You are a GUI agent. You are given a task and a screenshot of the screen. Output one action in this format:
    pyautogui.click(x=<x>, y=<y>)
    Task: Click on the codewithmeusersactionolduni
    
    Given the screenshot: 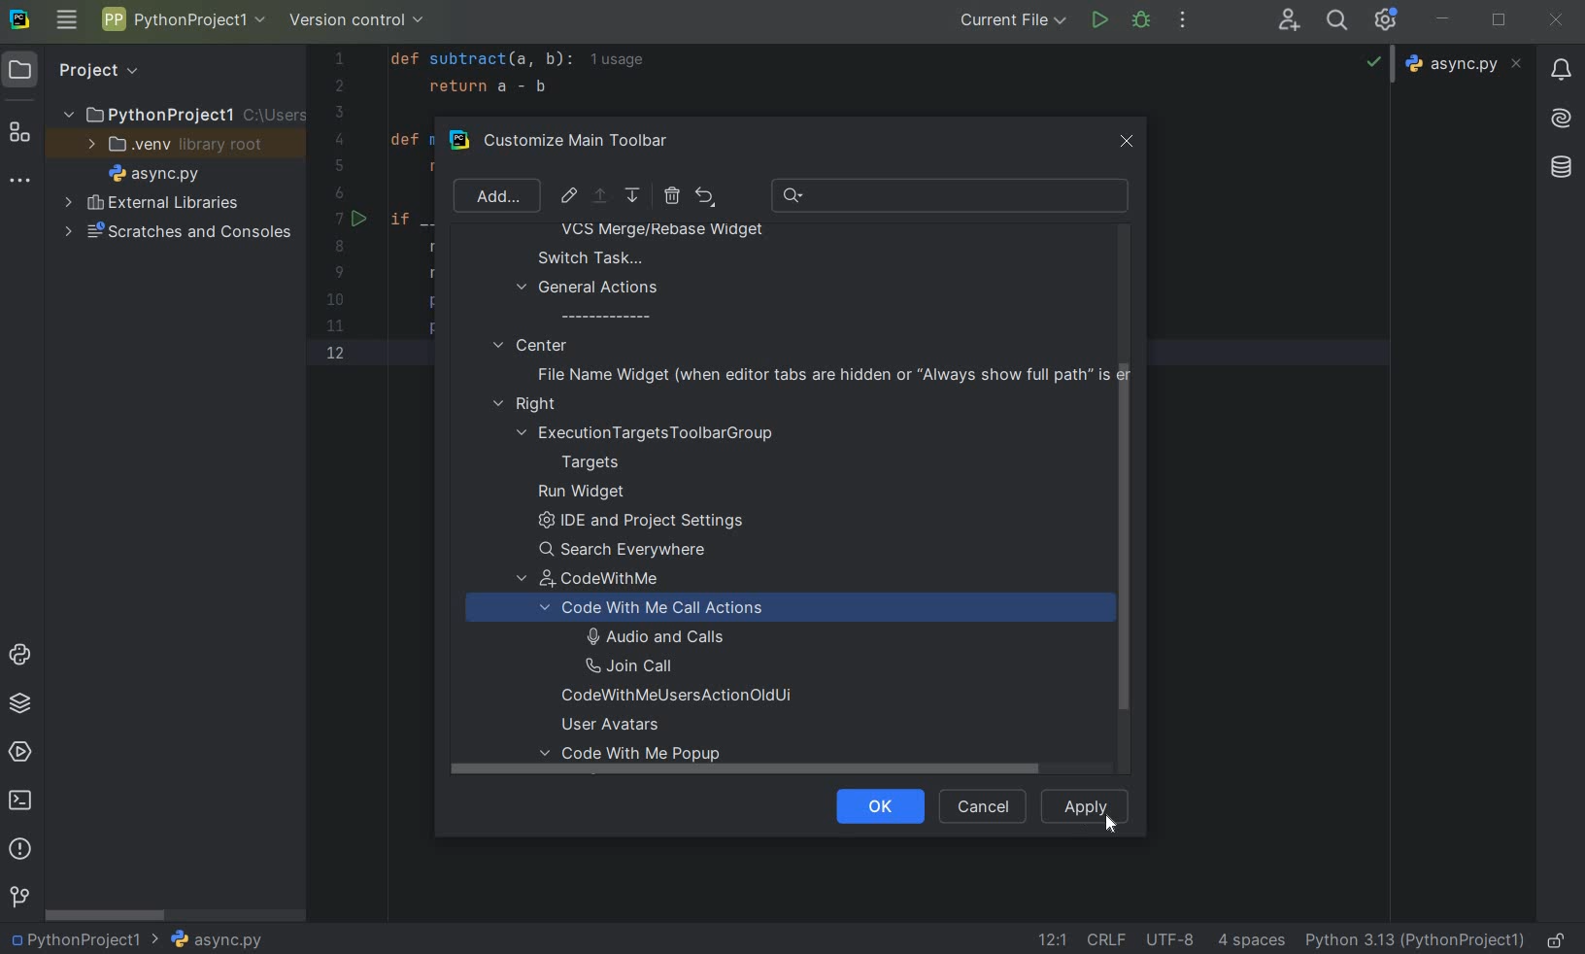 What is the action you would take?
    pyautogui.click(x=677, y=698)
    